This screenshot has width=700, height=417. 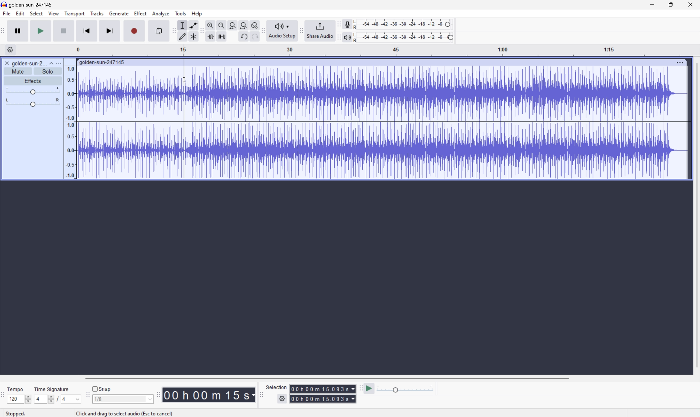 I want to click on Minimize, so click(x=651, y=4).